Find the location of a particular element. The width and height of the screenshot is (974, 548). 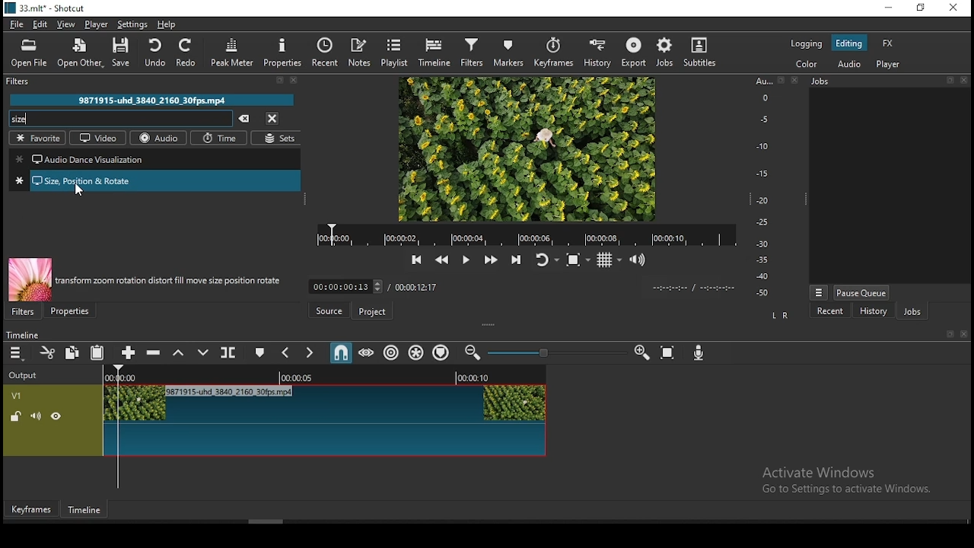

notes is located at coordinates (362, 49).